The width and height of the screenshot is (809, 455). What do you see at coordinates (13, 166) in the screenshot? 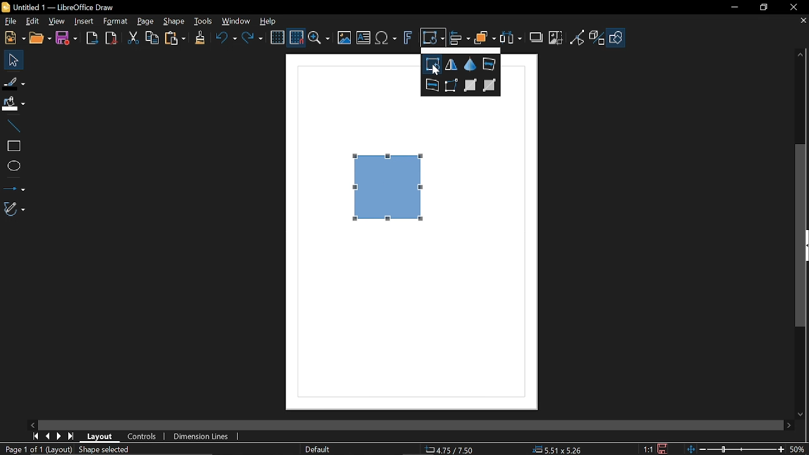
I see `Ellipse` at bounding box center [13, 166].